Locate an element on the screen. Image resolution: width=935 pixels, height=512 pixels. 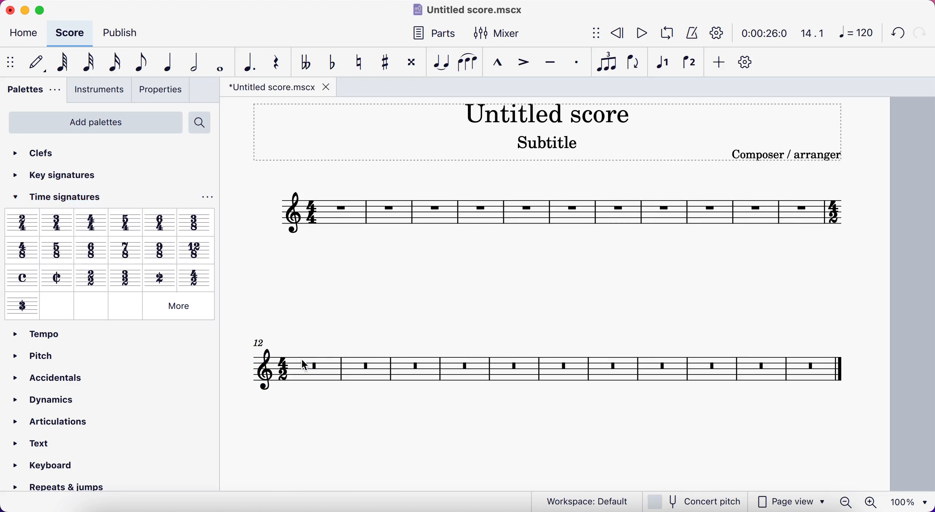
toggle double flat is located at coordinates (303, 61).